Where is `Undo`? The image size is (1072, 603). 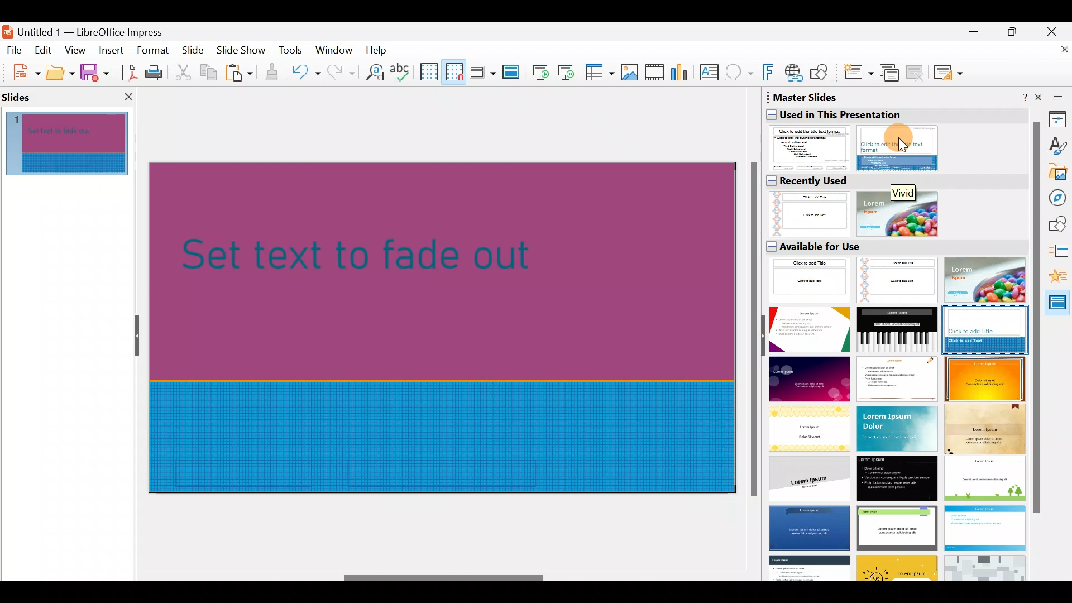 Undo is located at coordinates (306, 74).